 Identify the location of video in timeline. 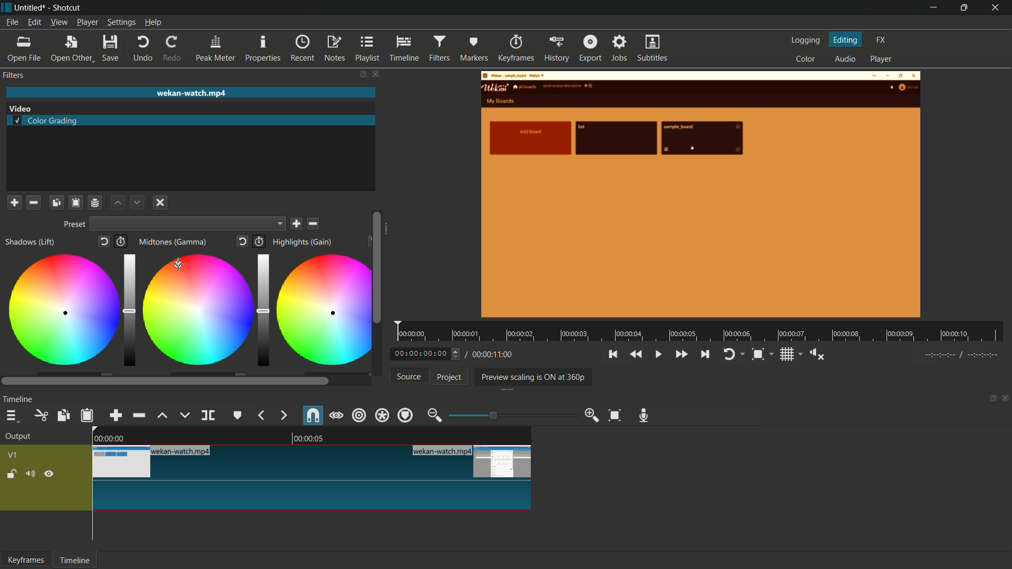
(313, 477).